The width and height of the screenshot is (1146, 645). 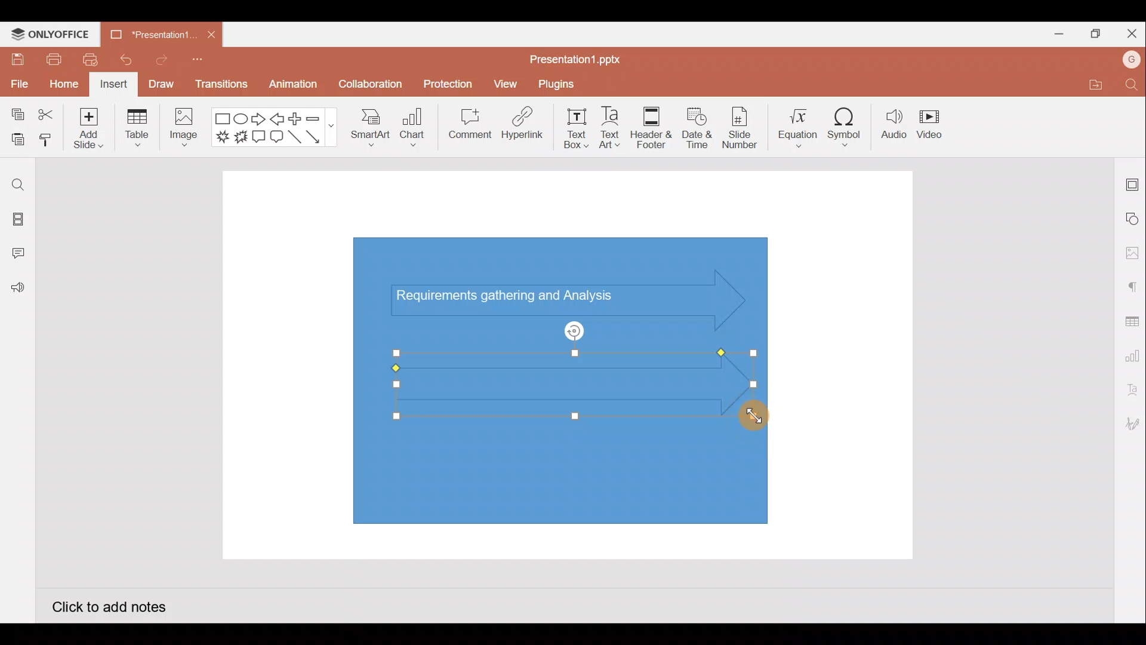 What do you see at coordinates (51, 34) in the screenshot?
I see `ONLYOFFICE` at bounding box center [51, 34].